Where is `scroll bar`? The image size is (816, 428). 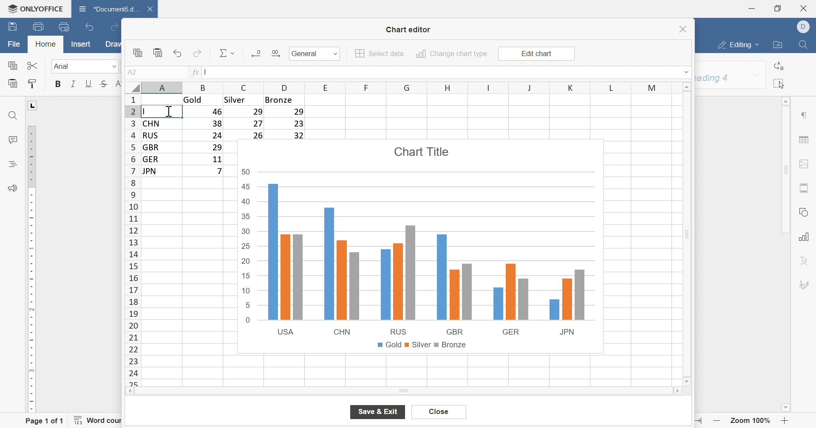
scroll bar is located at coordinates (685, 234).